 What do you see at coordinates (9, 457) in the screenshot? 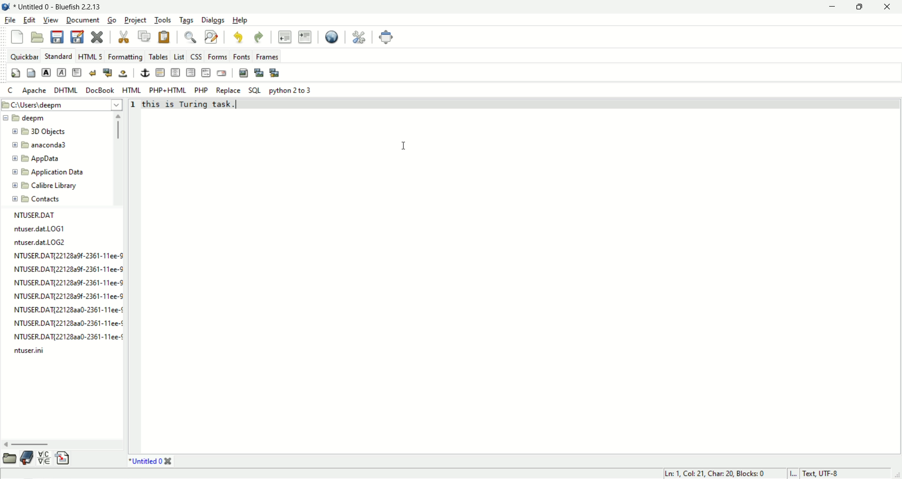
I see `file browser` at bounding box center [9, 457].